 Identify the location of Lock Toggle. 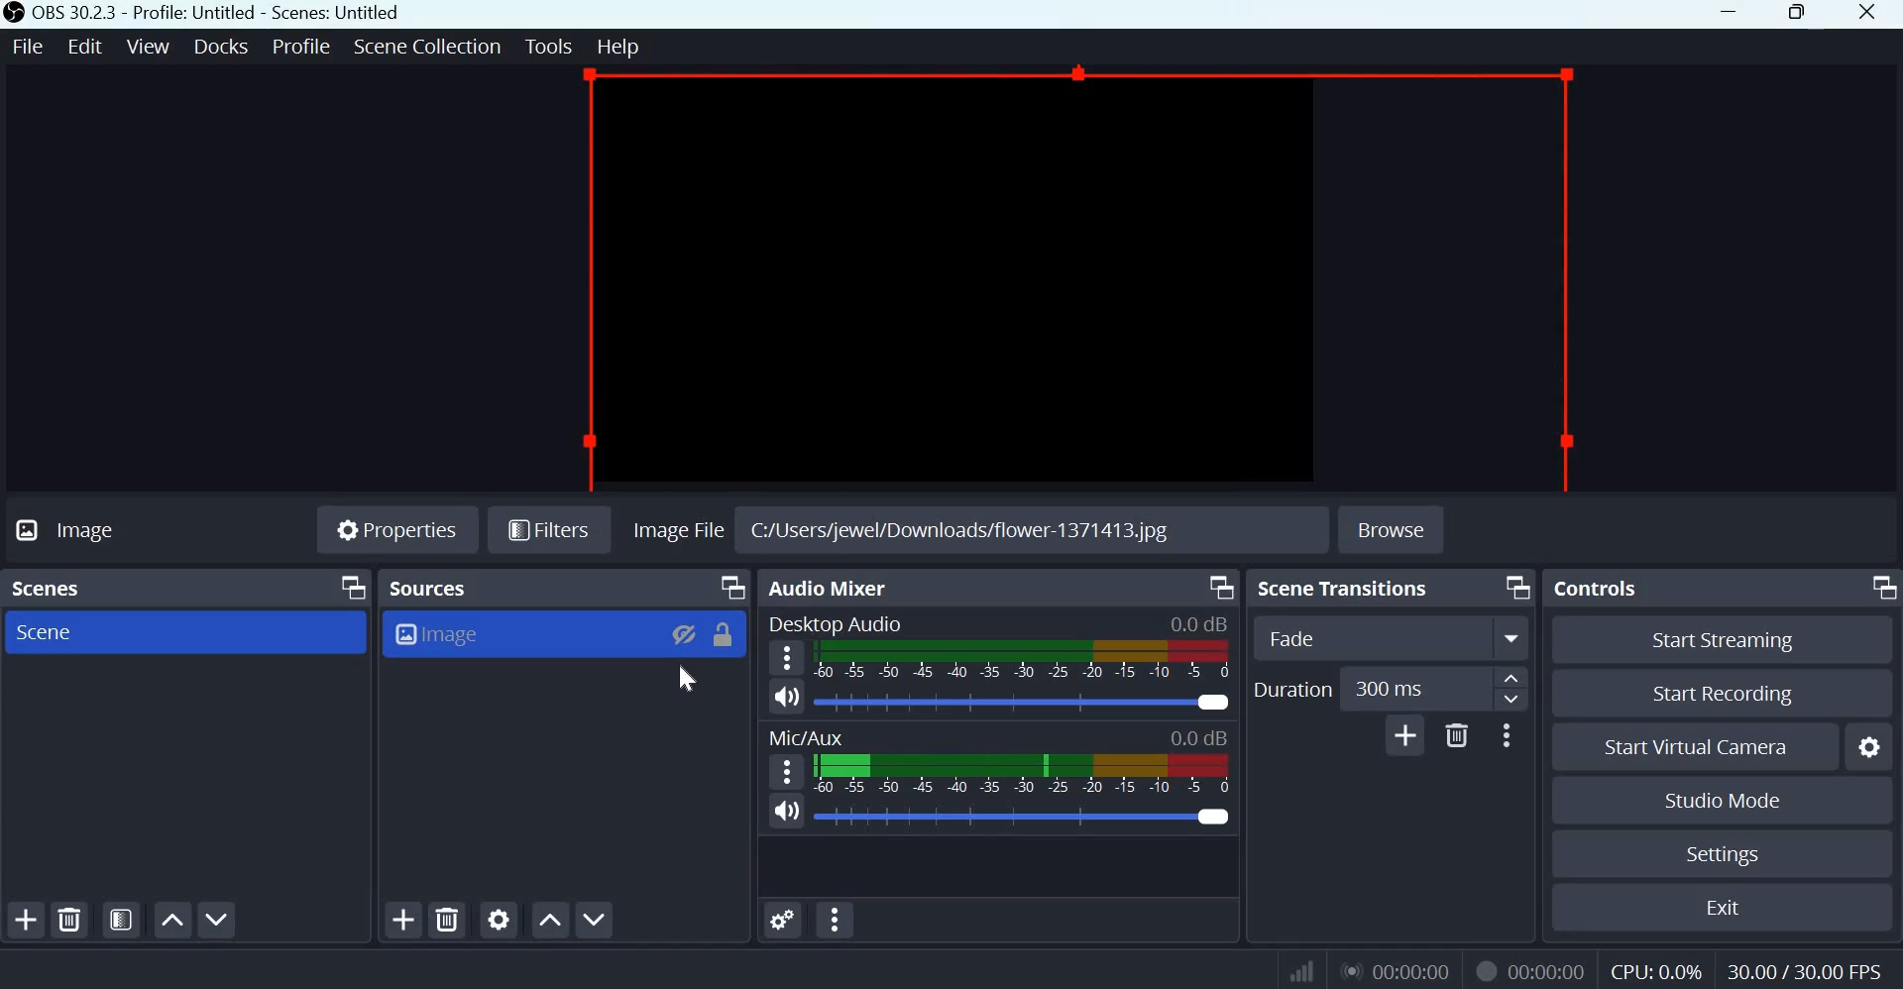
(725, 636).